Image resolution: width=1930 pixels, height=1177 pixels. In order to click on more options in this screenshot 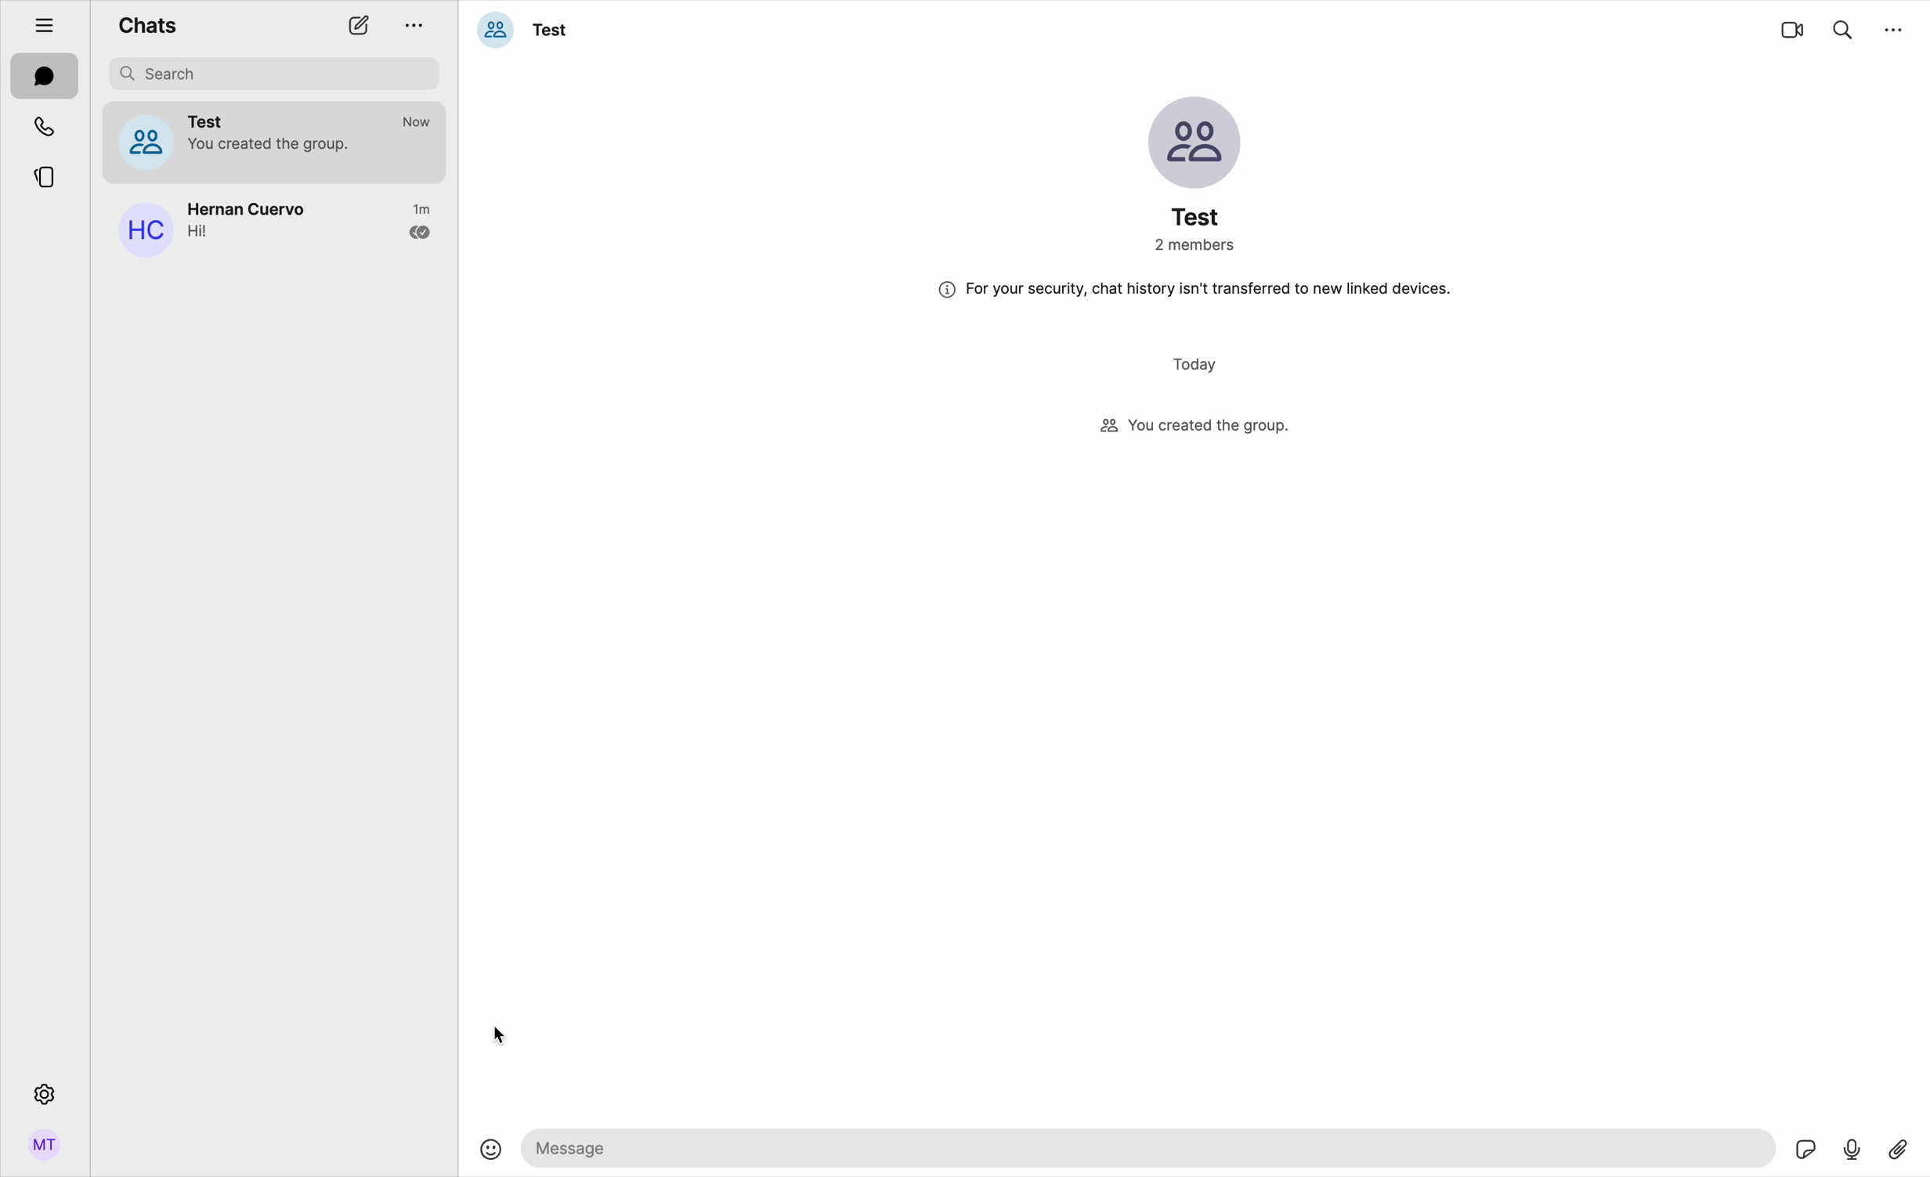, I will do `click(1895, 27)`.